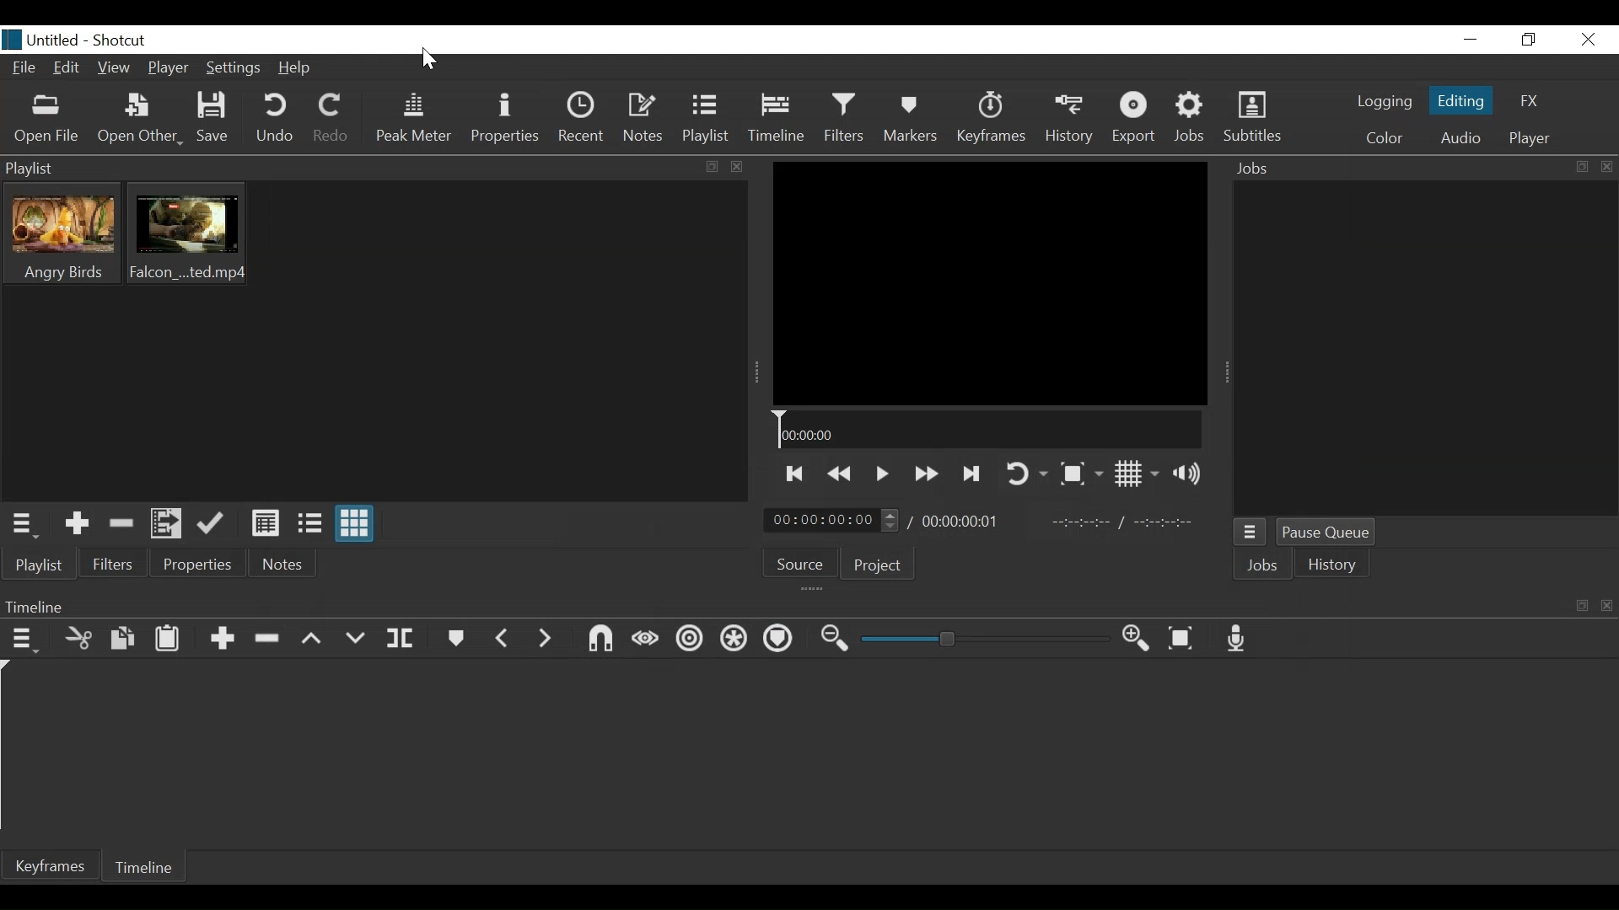 The width and height of the screenshot is (1619, 910). What do you see at coordinates (644, 115) in the screenshot?
I see `Notes` at bounding box center [644, 115].